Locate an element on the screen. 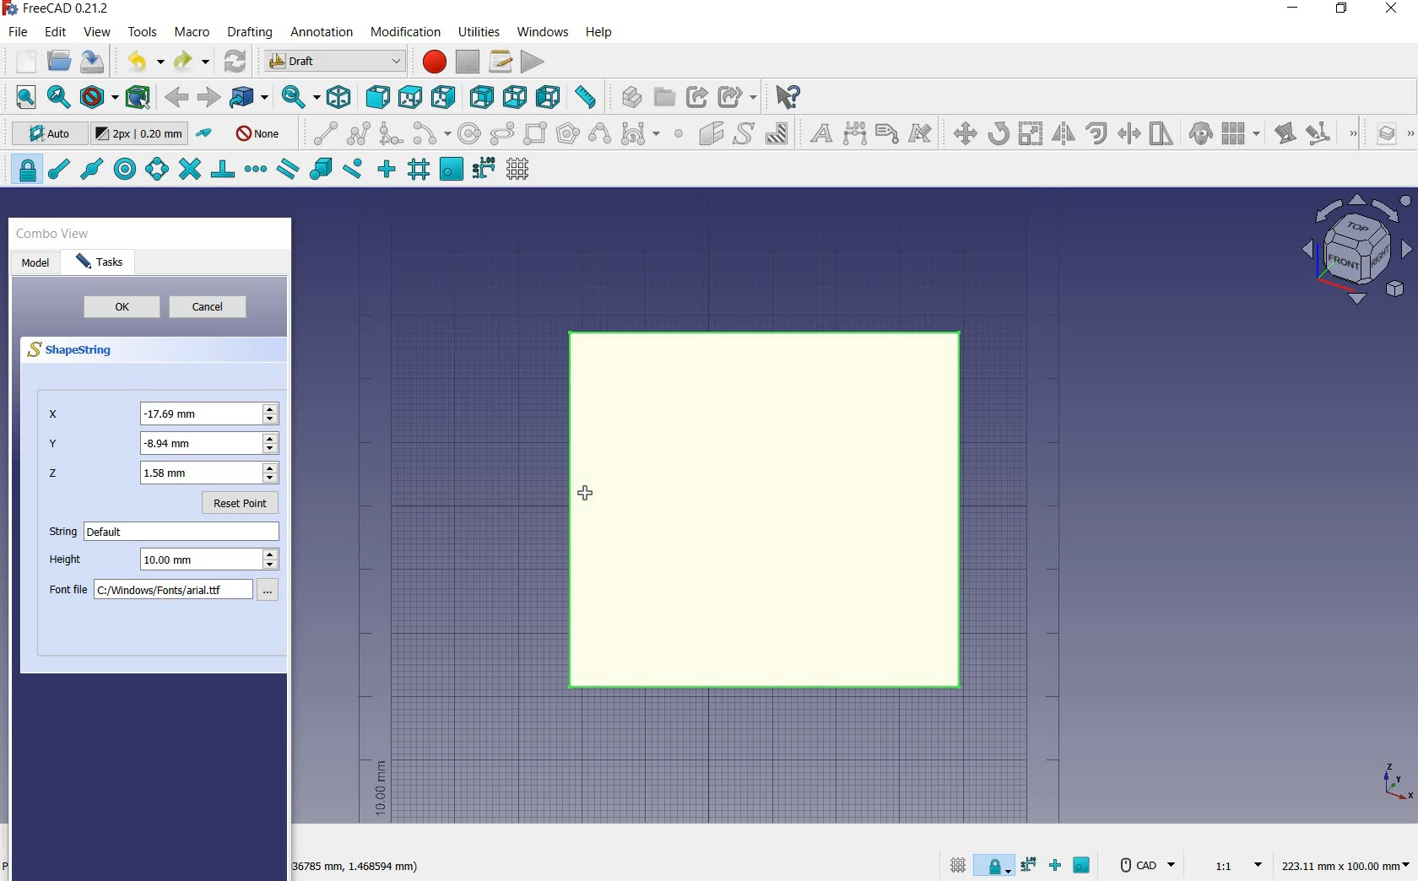 This screenshot has height=881, width=1418. snap endpoint is located at coordinates (57, 170).